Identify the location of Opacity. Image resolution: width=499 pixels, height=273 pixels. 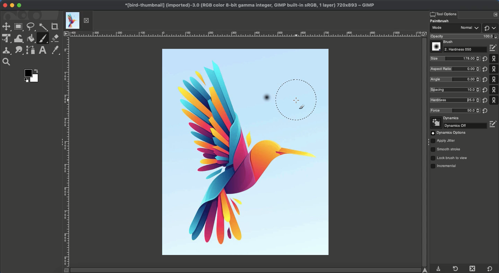
(463, 36).